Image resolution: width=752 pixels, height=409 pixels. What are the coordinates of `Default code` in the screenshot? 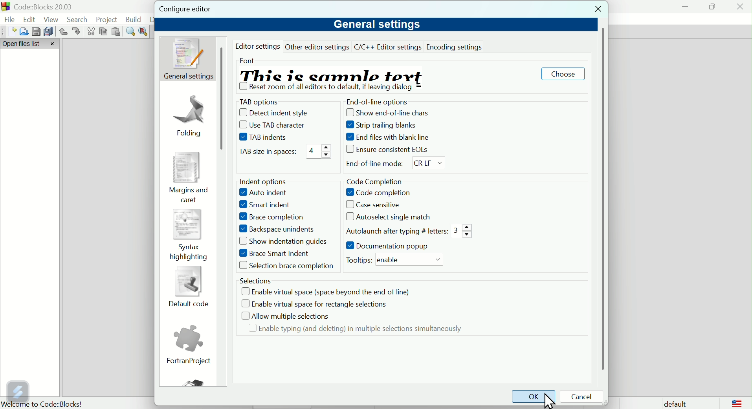 It's located at (187, 288).